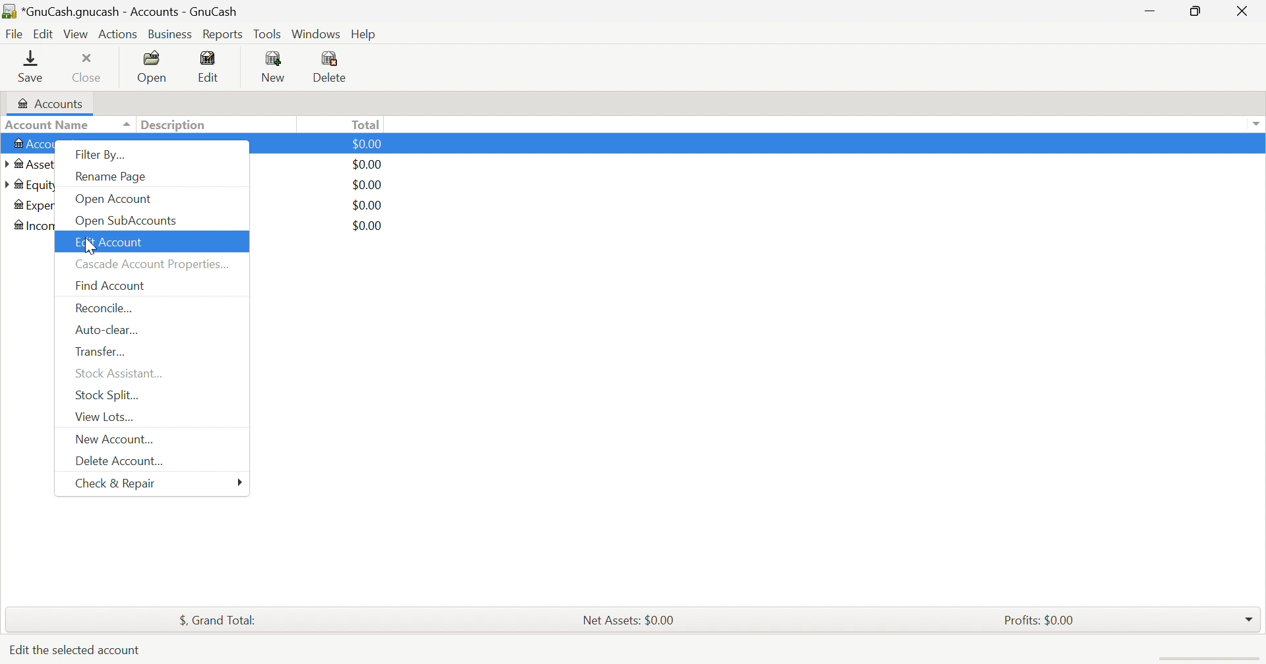 This screenshot has height=664, width=1266. Describe the element at coordinates (632, 620) in the screenshot. I see `Net Assets: $0.00` at that location.